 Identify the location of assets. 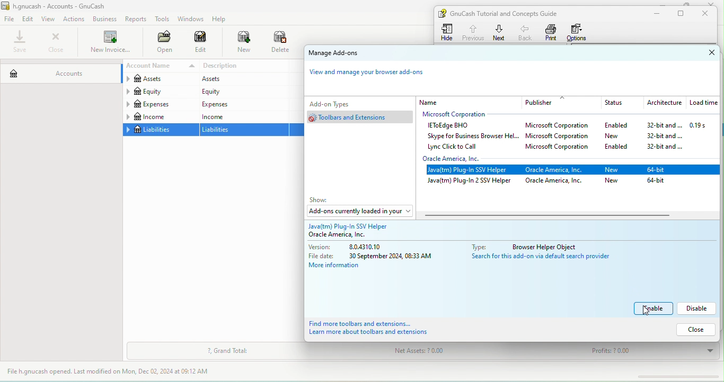
(242, 79).